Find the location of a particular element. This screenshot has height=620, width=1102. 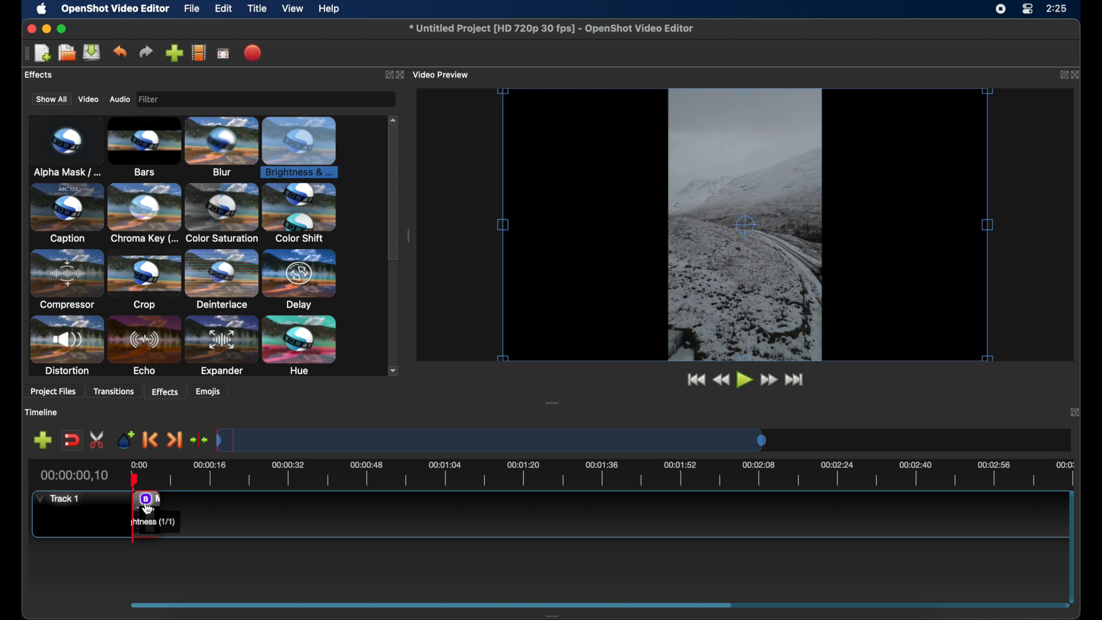

alpha mask is located at coordinates (65, 146).